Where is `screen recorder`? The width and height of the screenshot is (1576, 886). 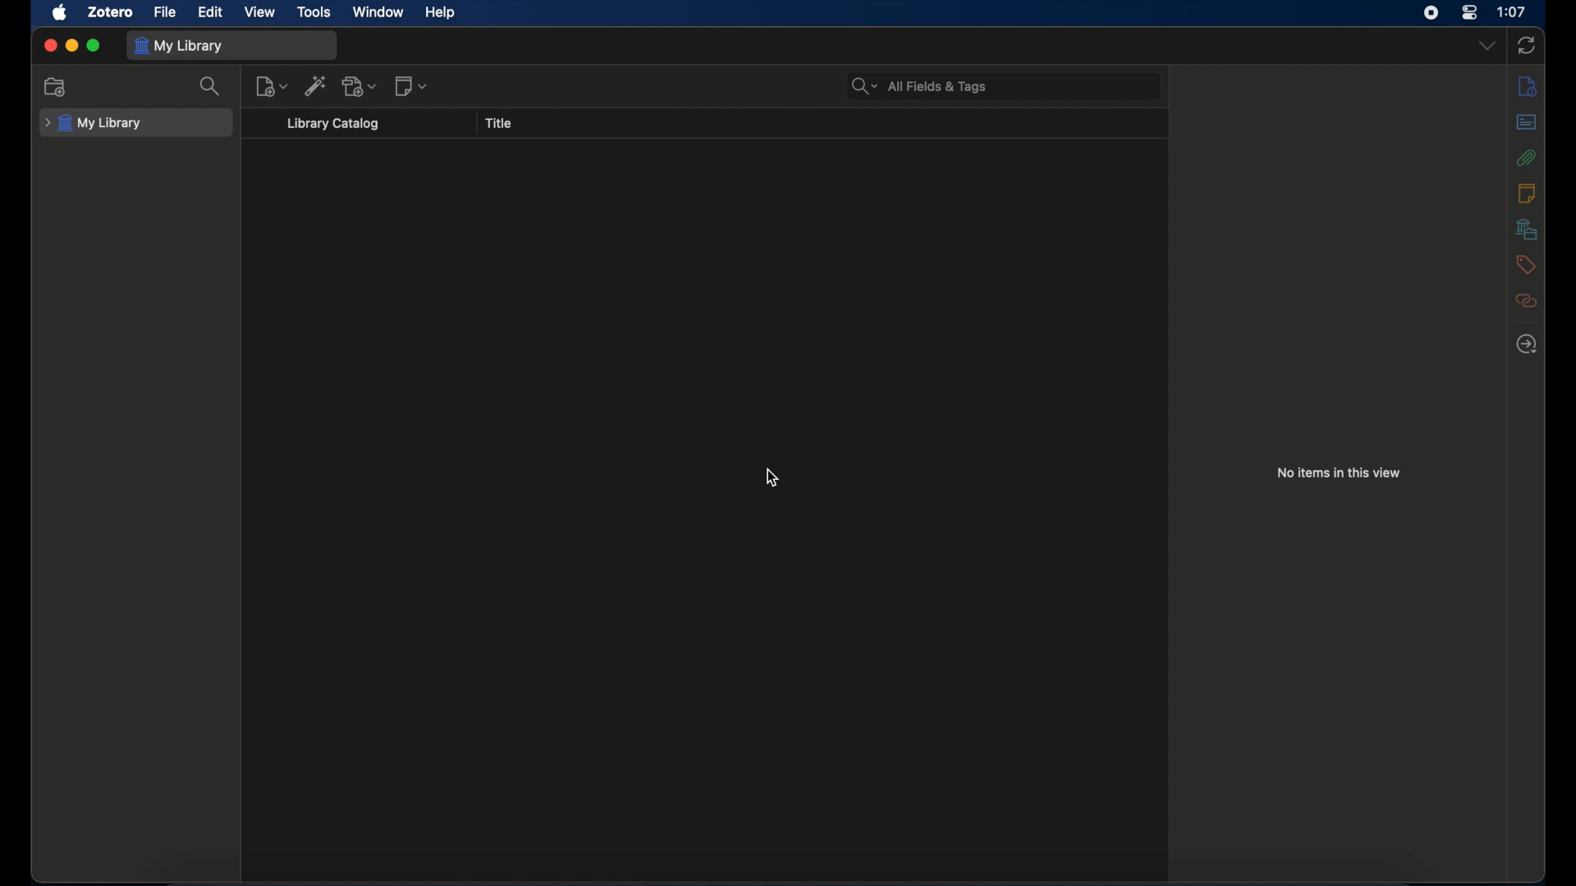
screen recorder is located at coordinates (1430, 12).